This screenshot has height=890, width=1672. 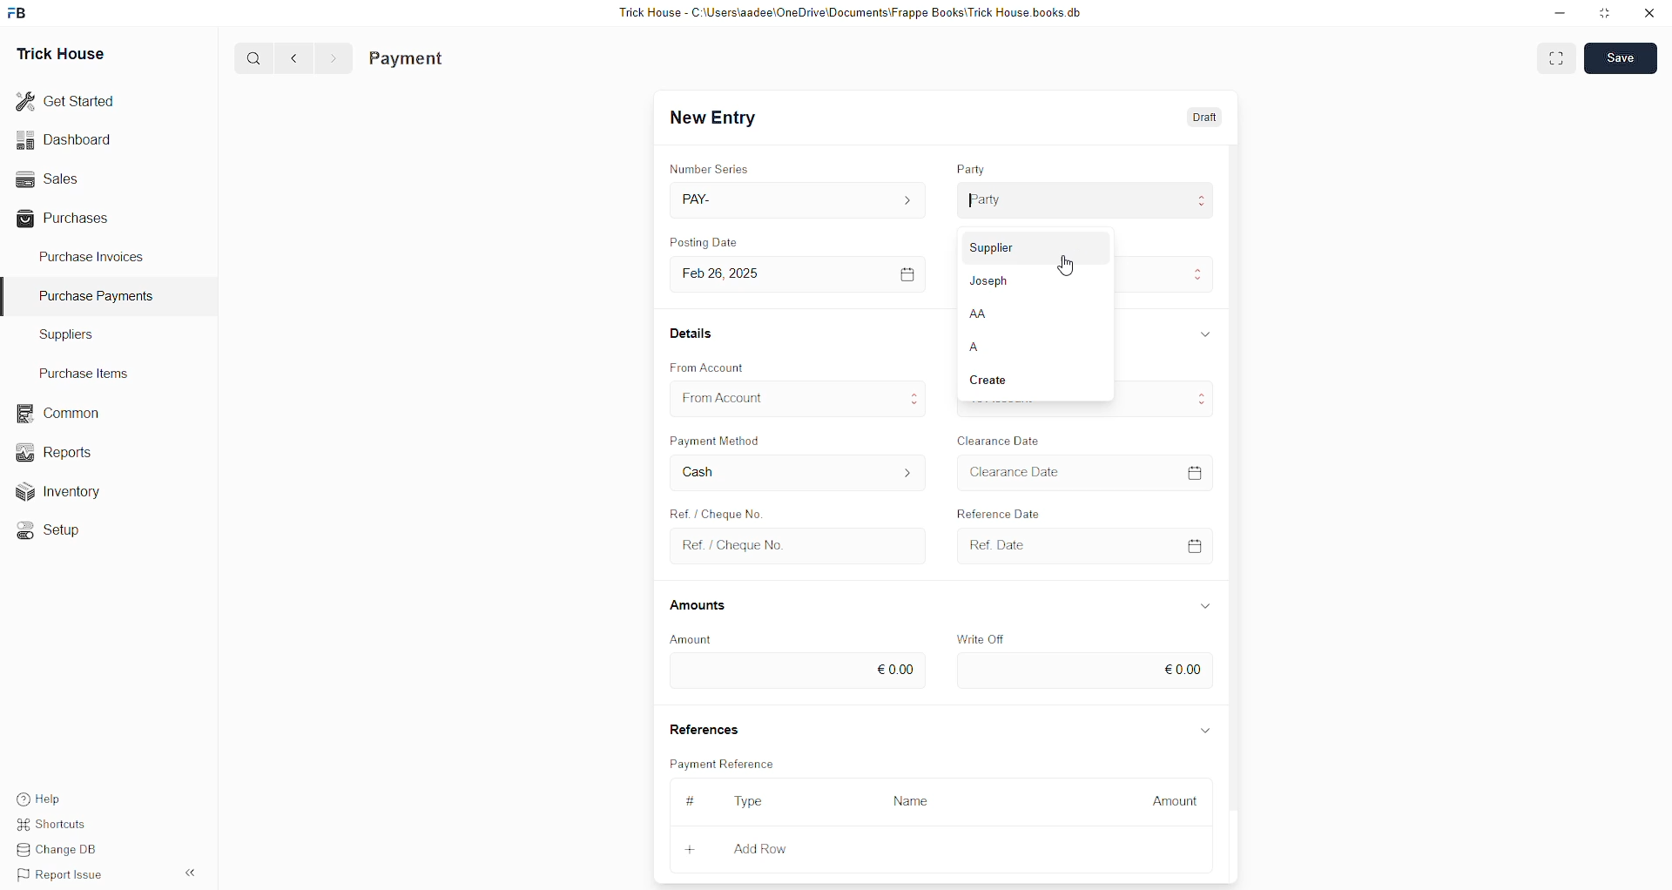 What do you see at coordinates (981, 635) in the screenshot?
I see `Write Off` at bounding box center [981, 635].